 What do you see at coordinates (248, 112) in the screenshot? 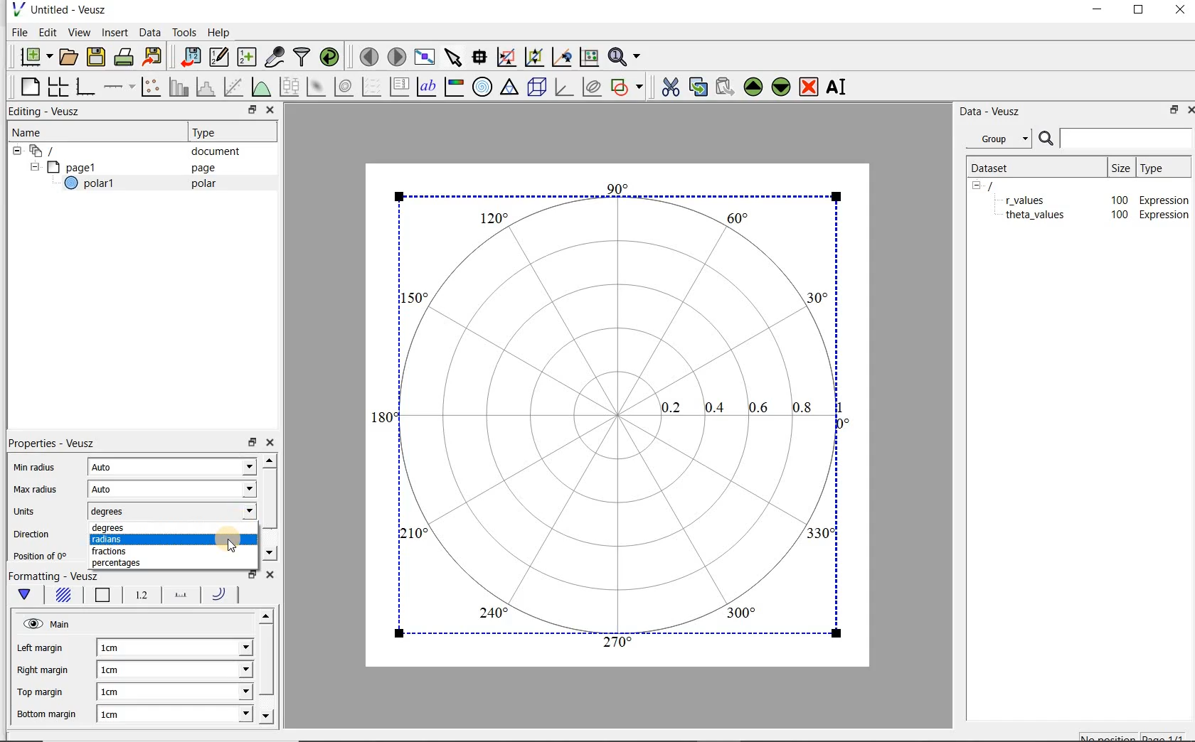
I see `restore down` at bounding box center [248, 112].